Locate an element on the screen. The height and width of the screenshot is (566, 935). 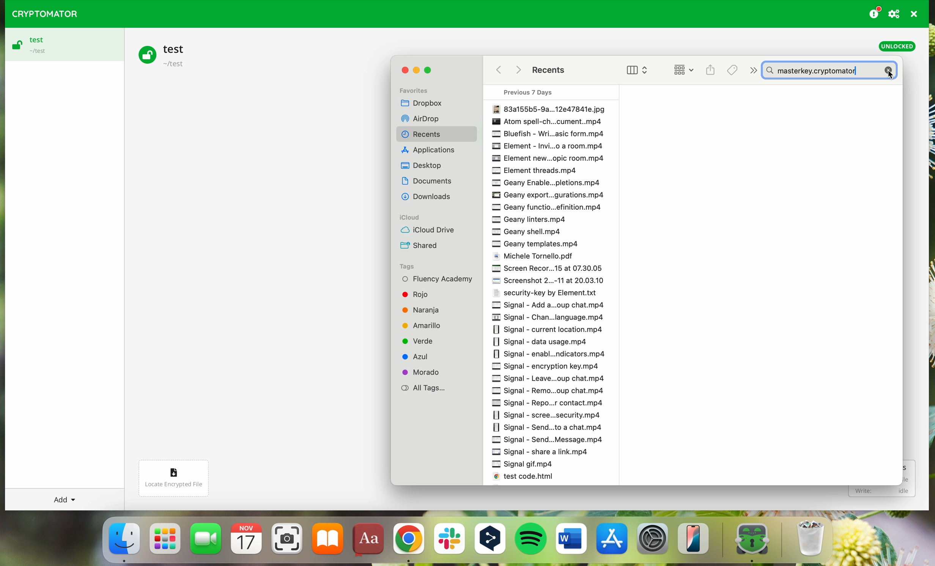
DeepL is located at coordinates (492, 540).